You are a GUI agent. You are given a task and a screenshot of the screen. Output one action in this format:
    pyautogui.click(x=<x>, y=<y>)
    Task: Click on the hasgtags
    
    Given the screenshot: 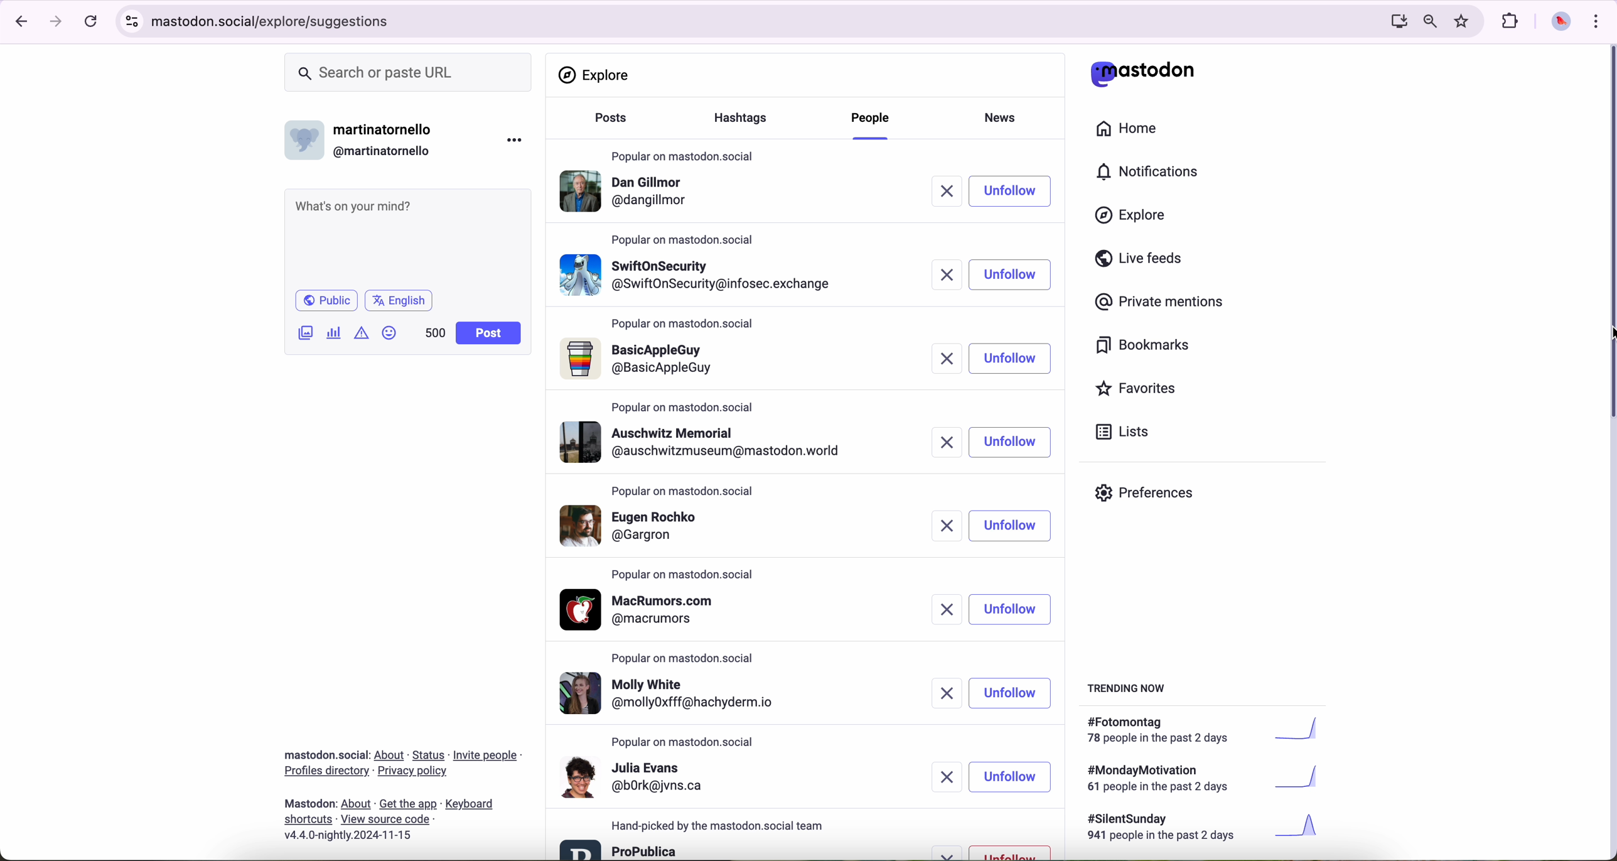 What is the action you would take?
    pyautogui.click(x=748, y=119)
    